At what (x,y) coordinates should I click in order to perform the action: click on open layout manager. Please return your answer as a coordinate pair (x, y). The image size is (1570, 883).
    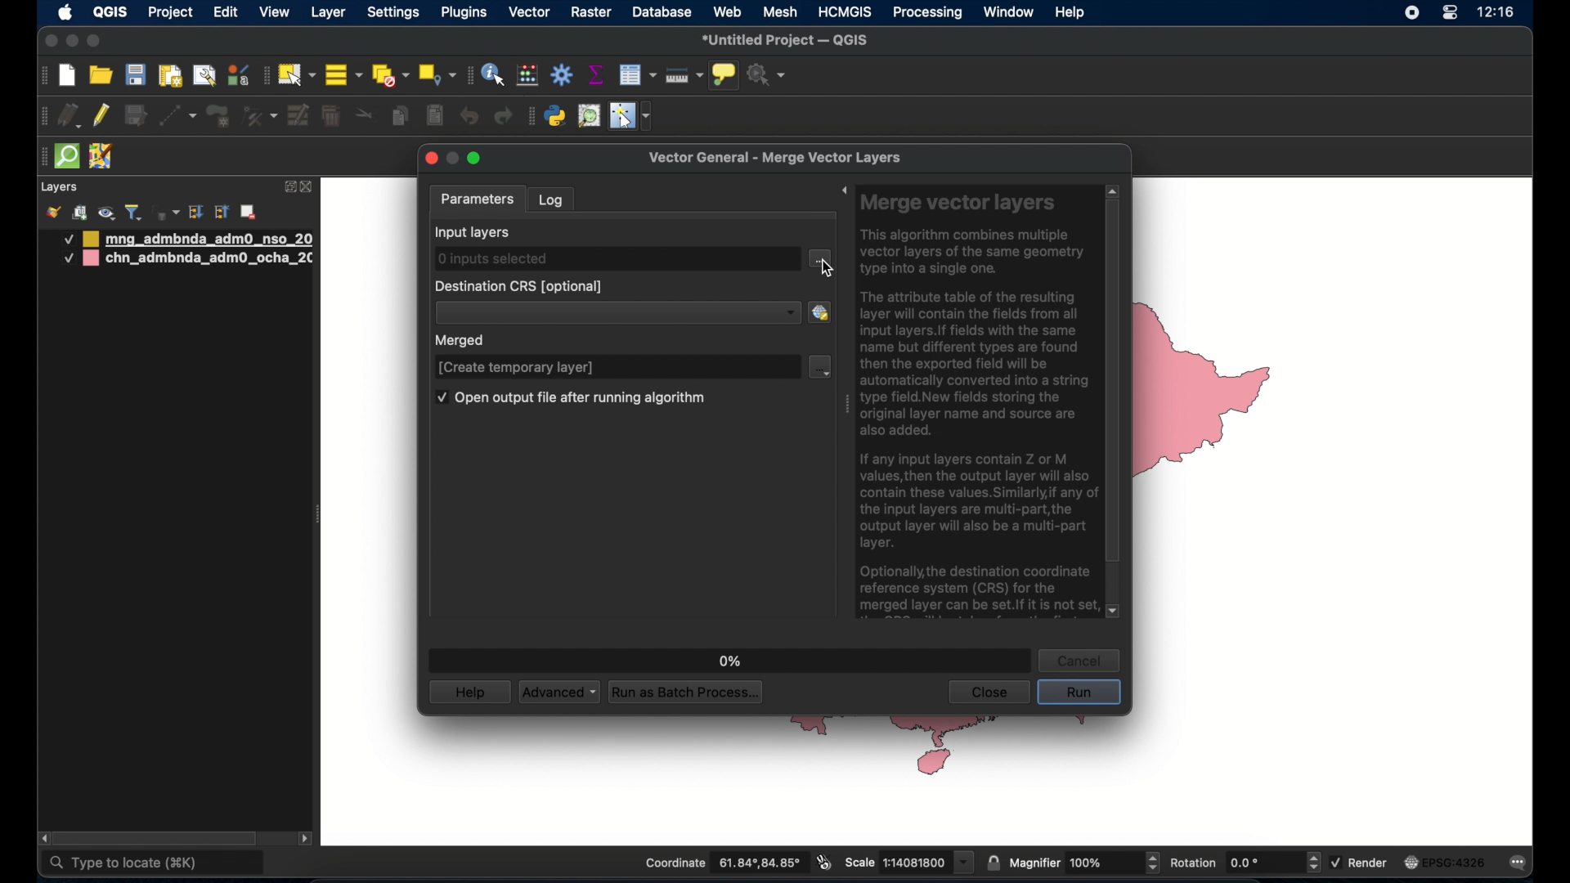
    Looking at the image, I should click on (204, 75).